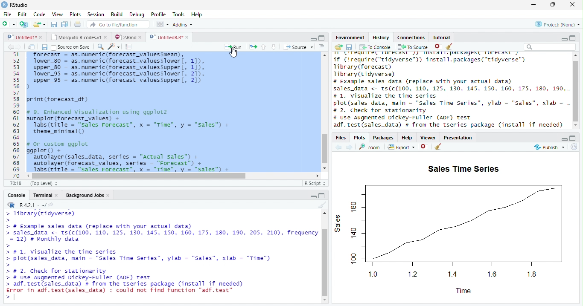 This screenshot has width=583, height=306. I want to click on Create file, so click(9, 25).